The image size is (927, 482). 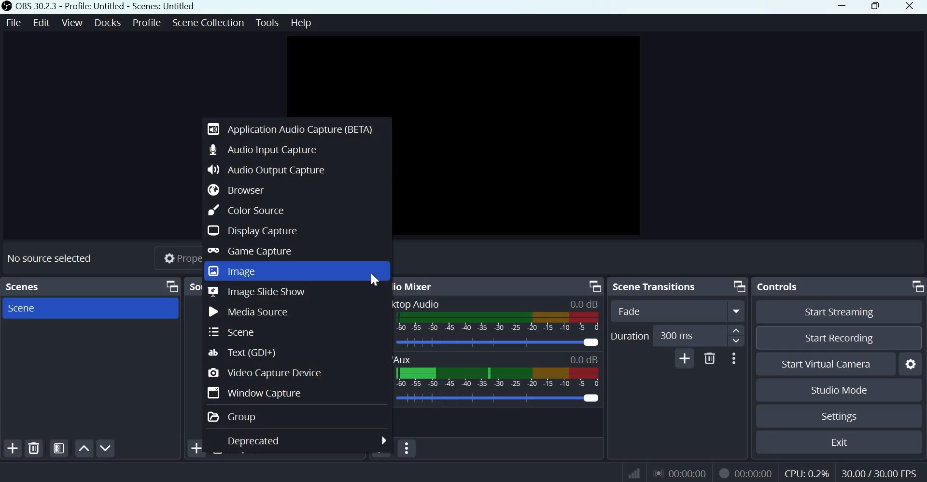 I want to click on Settings, so click(x=840, y=416).